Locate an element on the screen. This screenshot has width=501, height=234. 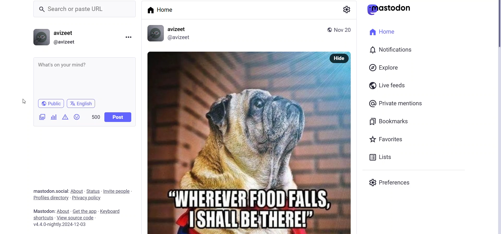
version is located at coordinates (63, 225).